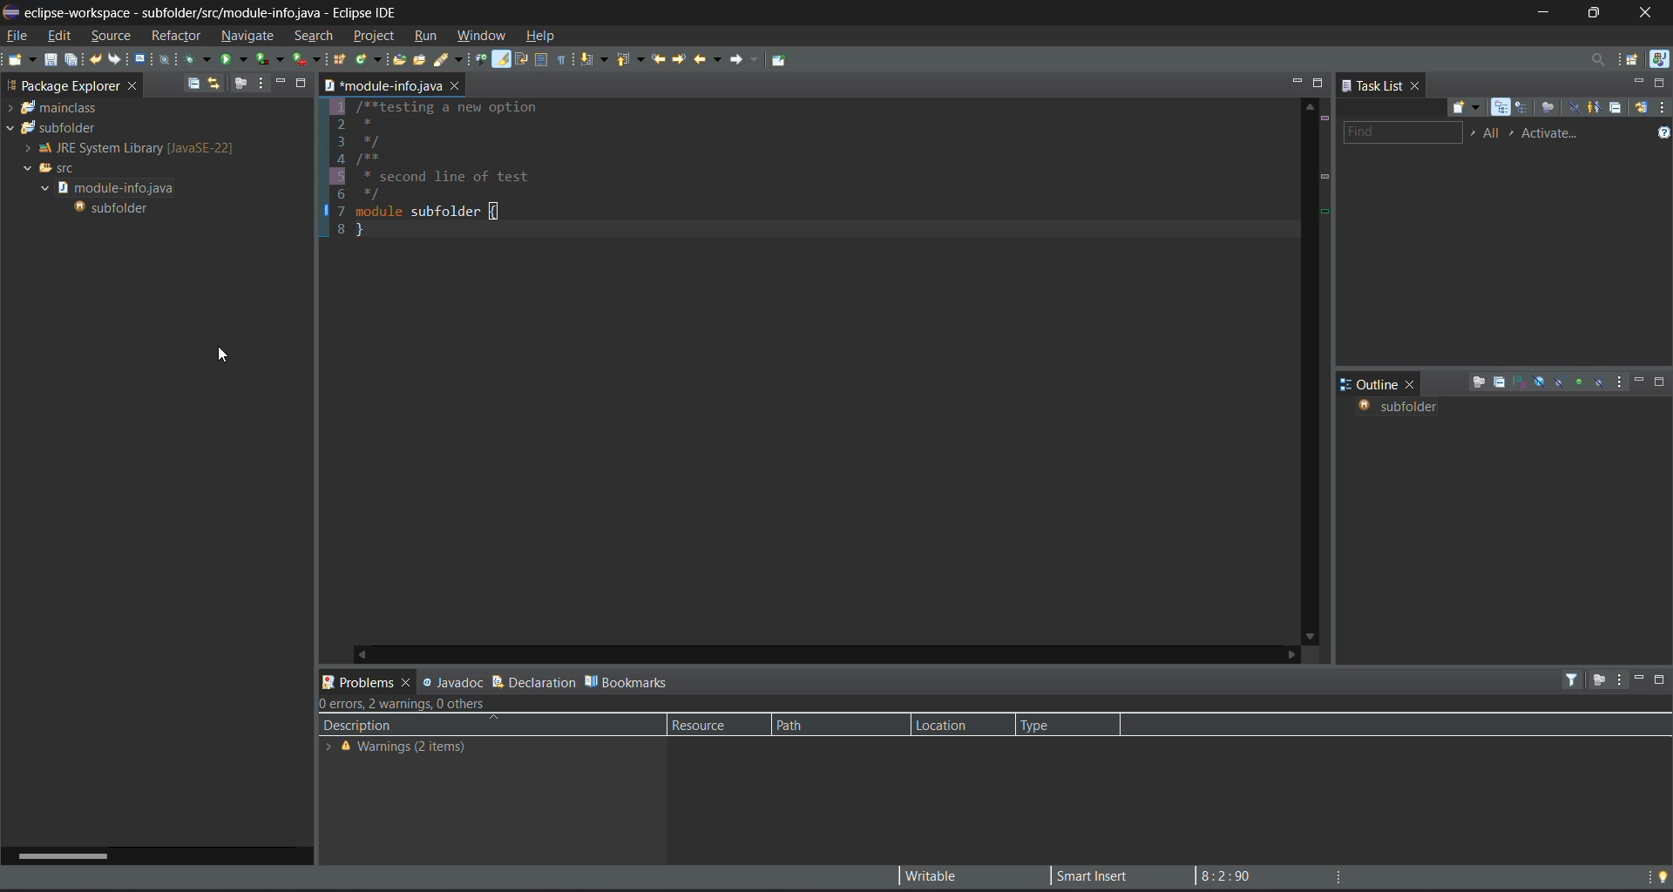 Image resolution: width=1673 pixels, height=892 pixels. Describe the element at coordinates (453, 63) in the screenshot. I see `search` at that location.